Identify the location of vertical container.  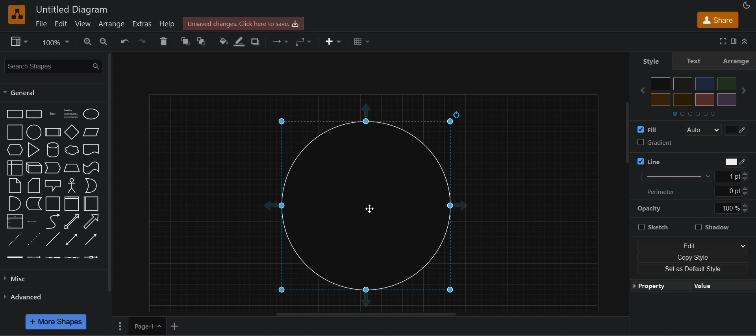
(73, 203).